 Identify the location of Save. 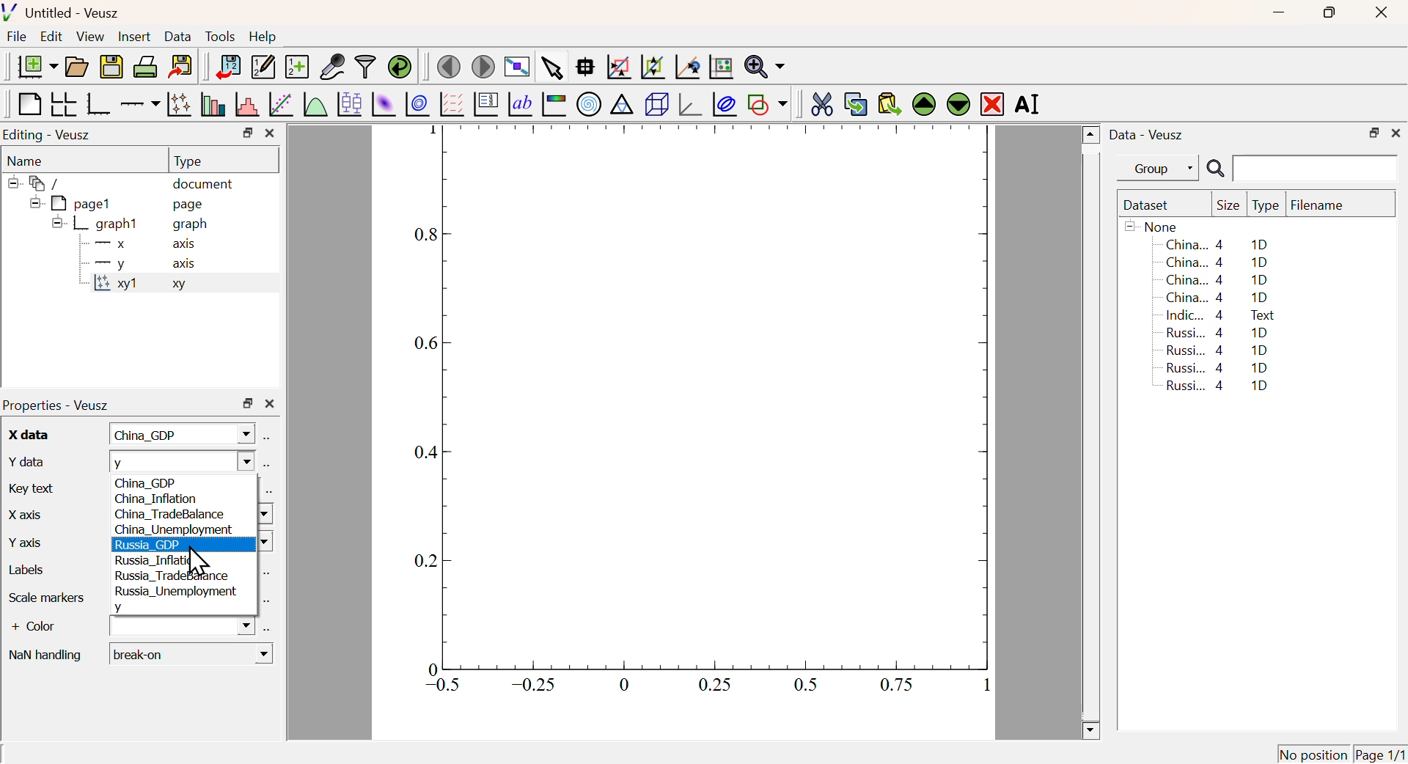
(111, 67).